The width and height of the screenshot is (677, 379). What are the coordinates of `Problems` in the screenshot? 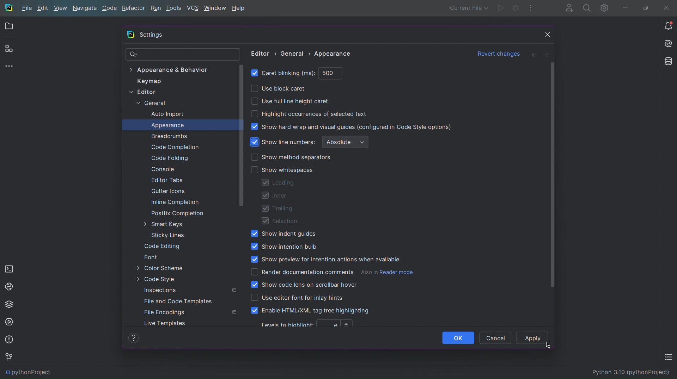 It's located at (9, 340).